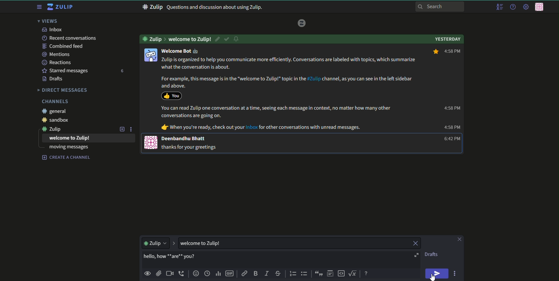 This screenshot has height=281, width=559. I want to click on views, so click(50, 21).